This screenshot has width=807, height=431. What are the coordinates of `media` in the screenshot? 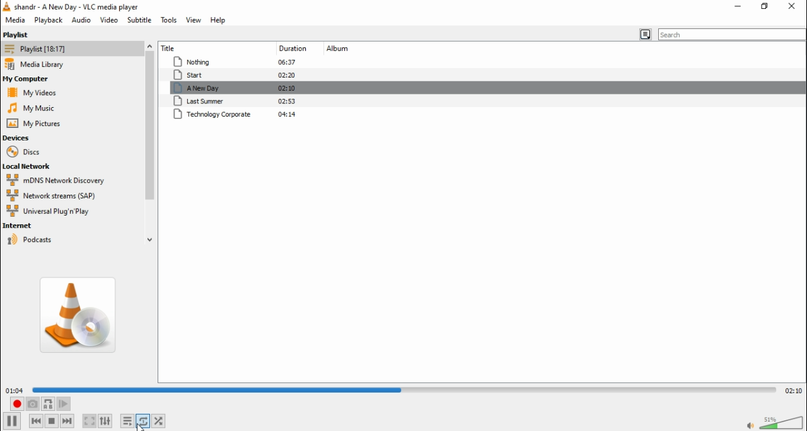 It's located at (14, 21).